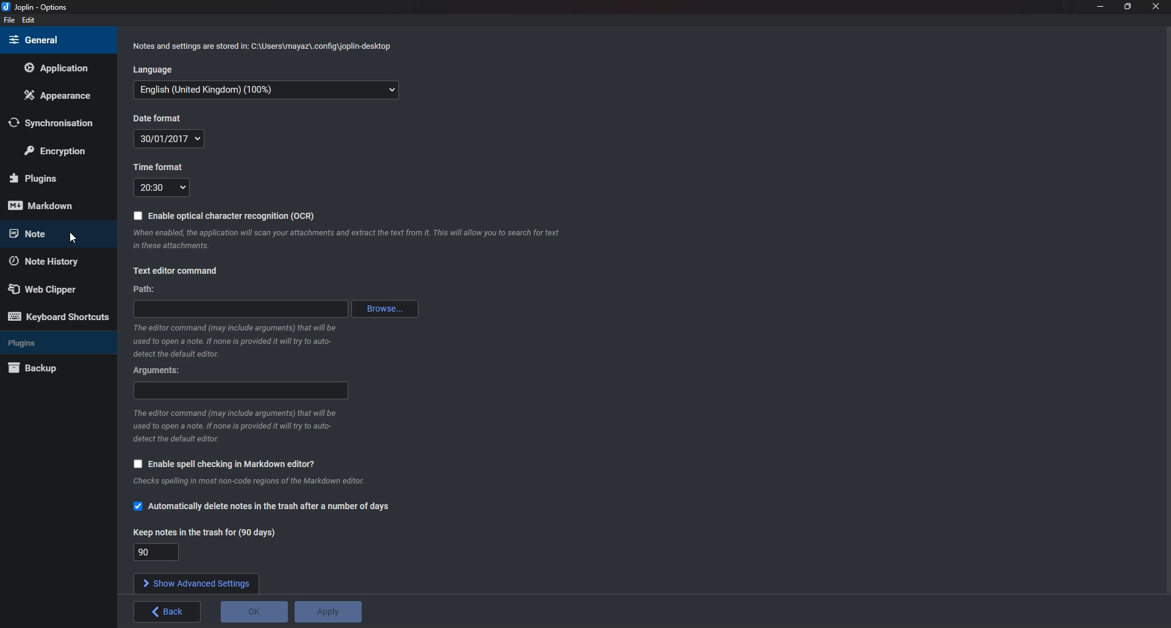  What do you see at coordinates (53, 179) in the screenshot?
I see `Plugins` at bounding box center [53, 179].